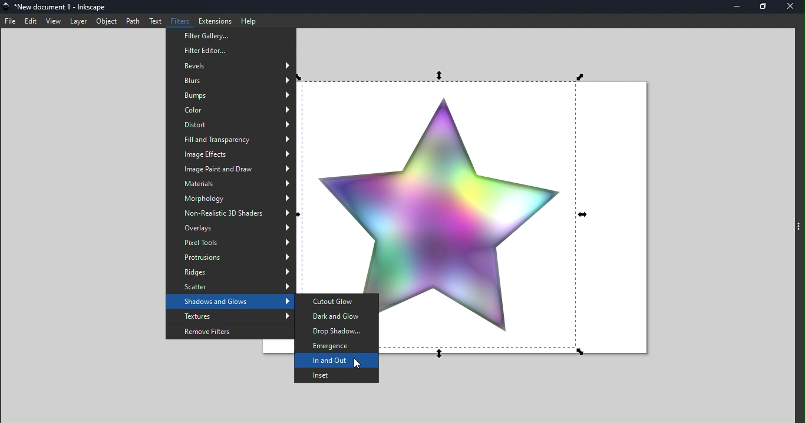  I want to click on Fill and transparency, so click(231, 141).